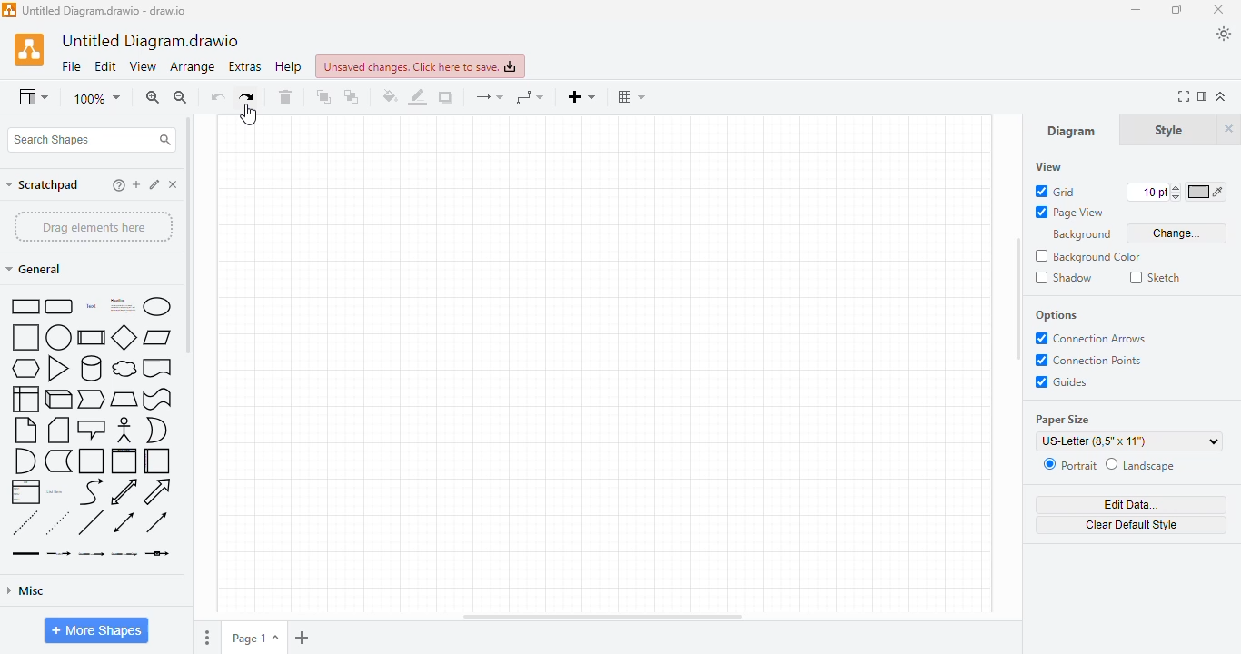  I want to click on rounded rectangle, so click(60, 306).